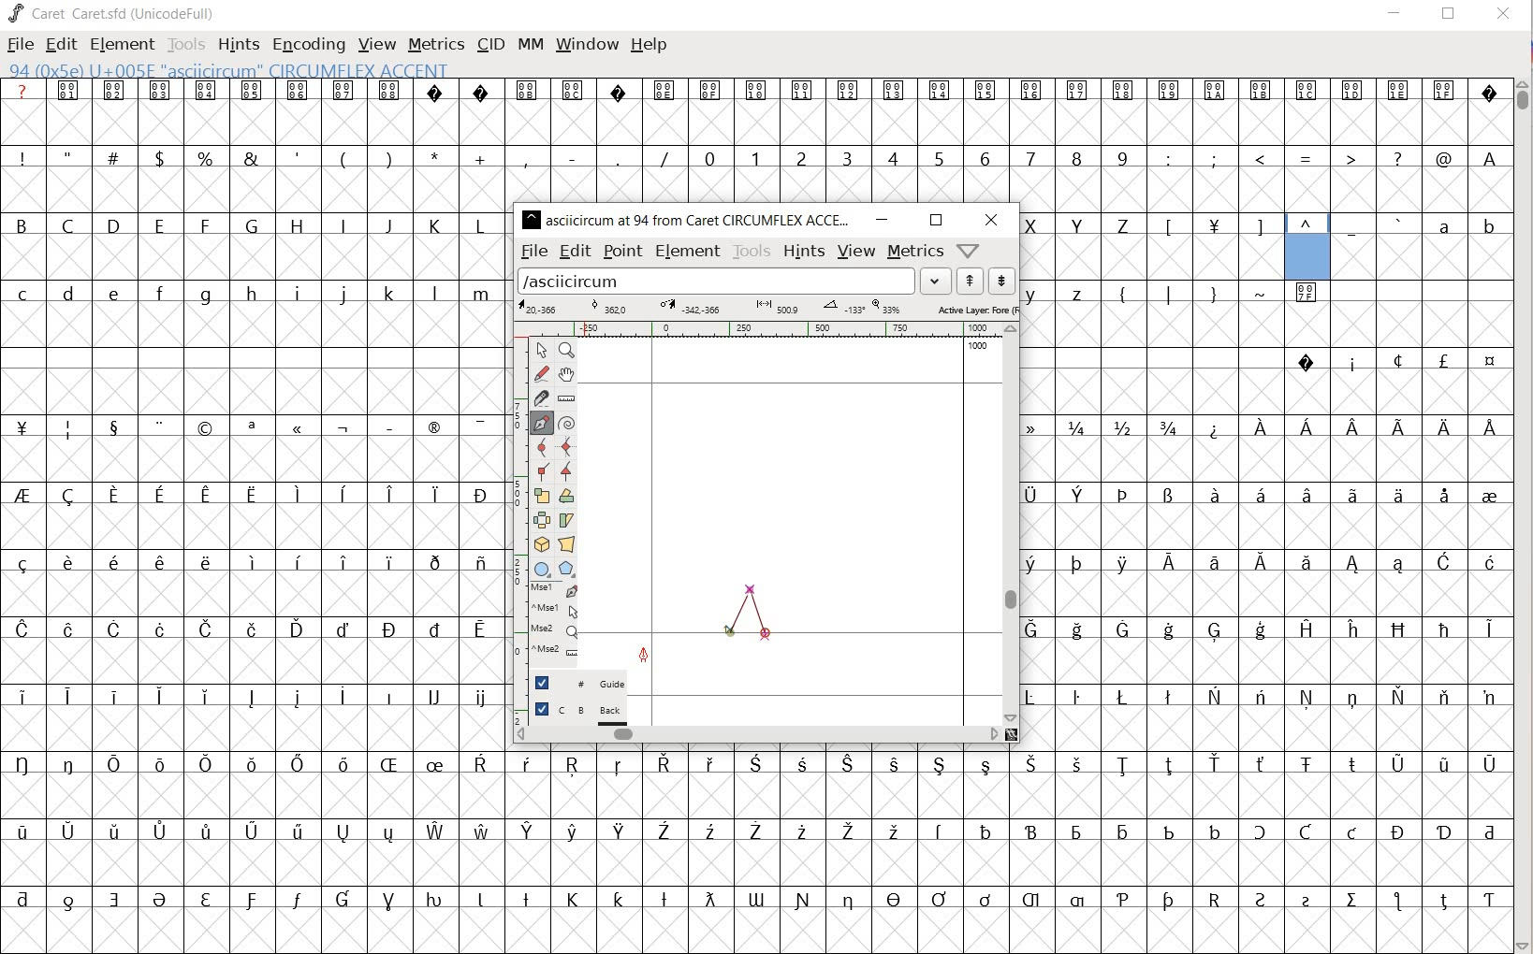 The height and width of the screenshot is (954, 1533). Describe the element at coordinates (971, 282) in the screenshot. I see `show the next word on the list` at that location.